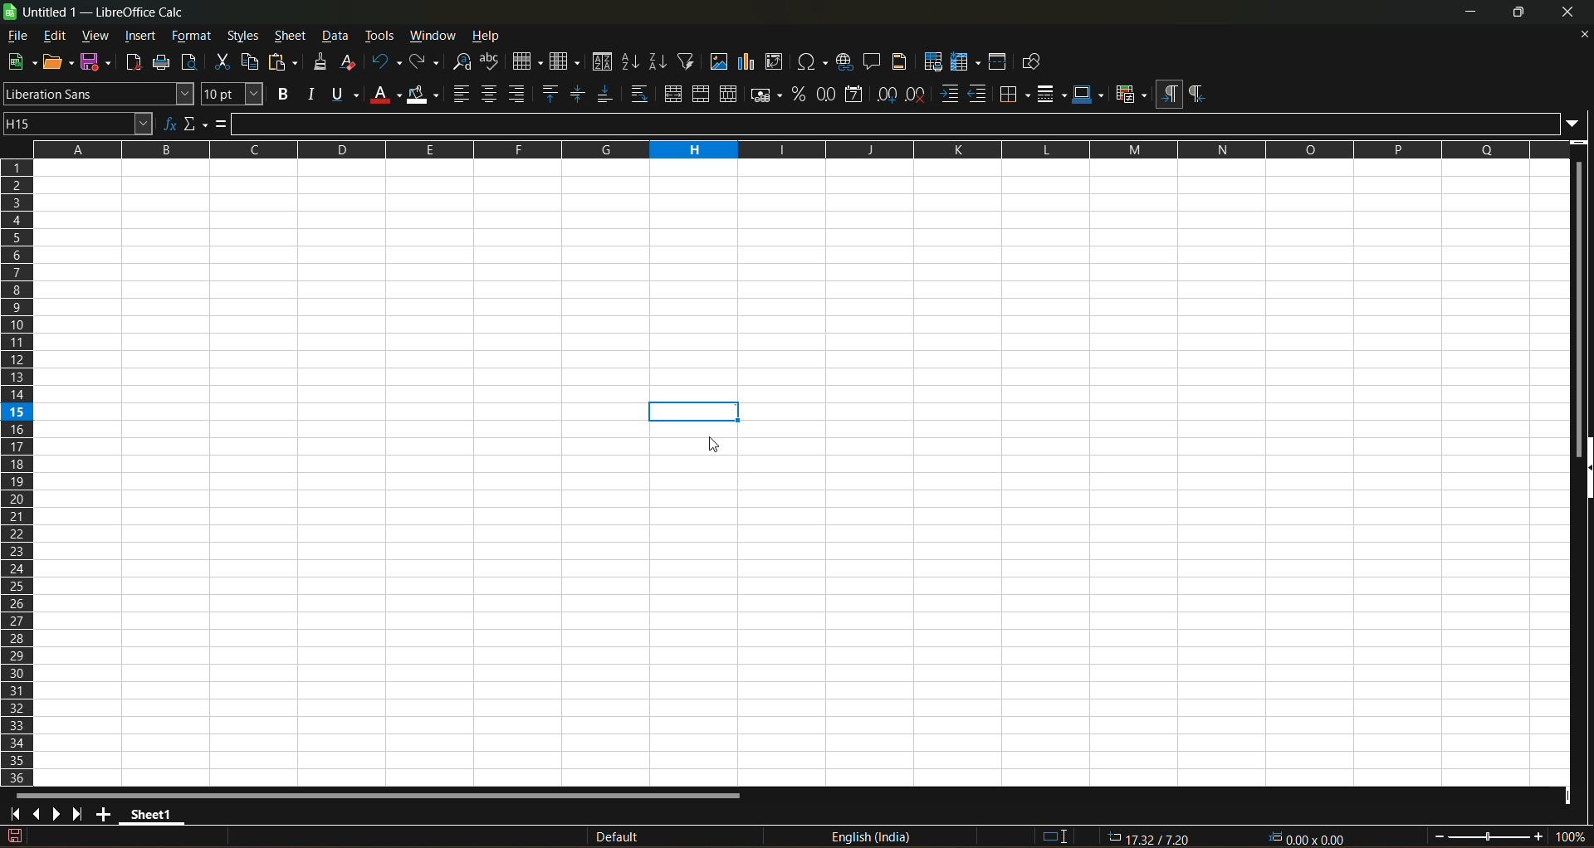 The image size is (1594, 848). I want to click on minimize, so click(1476, 13).